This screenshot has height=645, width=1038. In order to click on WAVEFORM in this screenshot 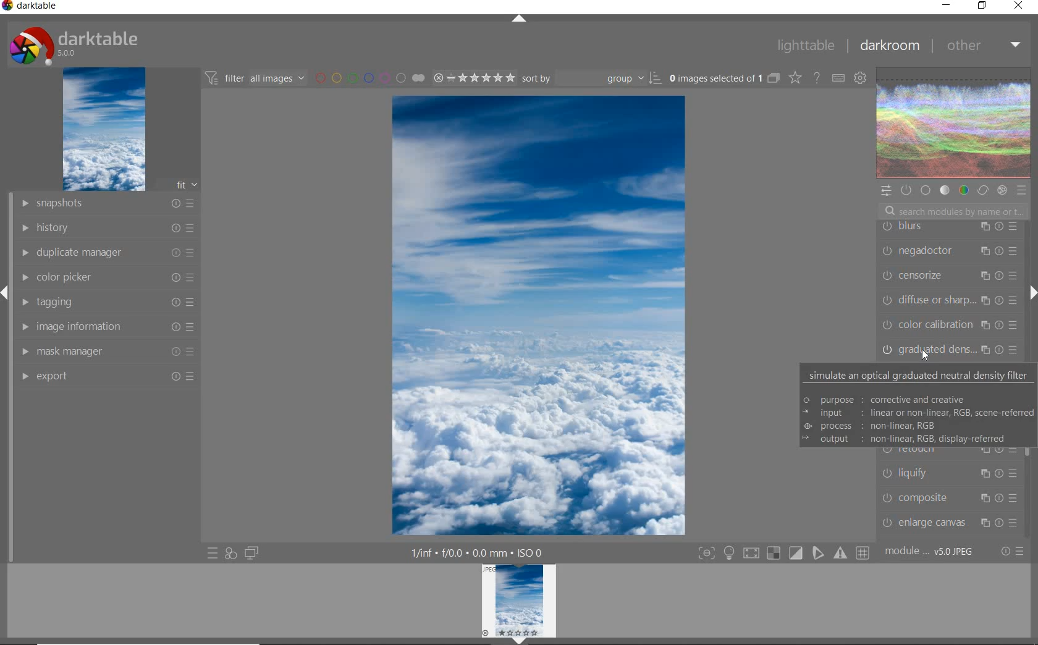, I will do `click(954, 124)`.